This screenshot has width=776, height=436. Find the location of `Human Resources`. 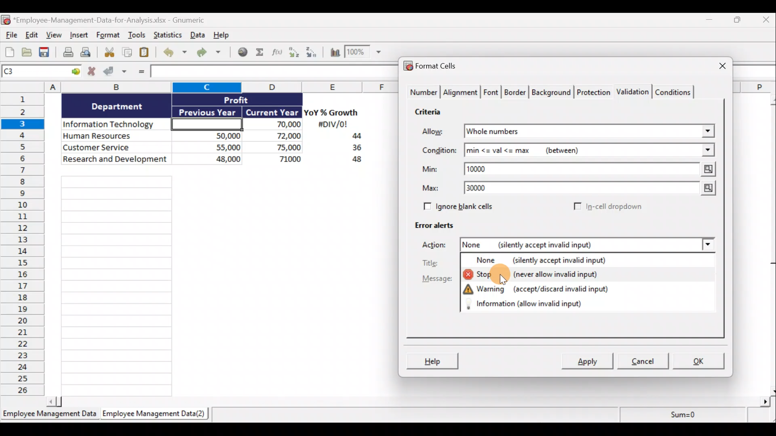

Human Resources is located at coordinates (114, 136).